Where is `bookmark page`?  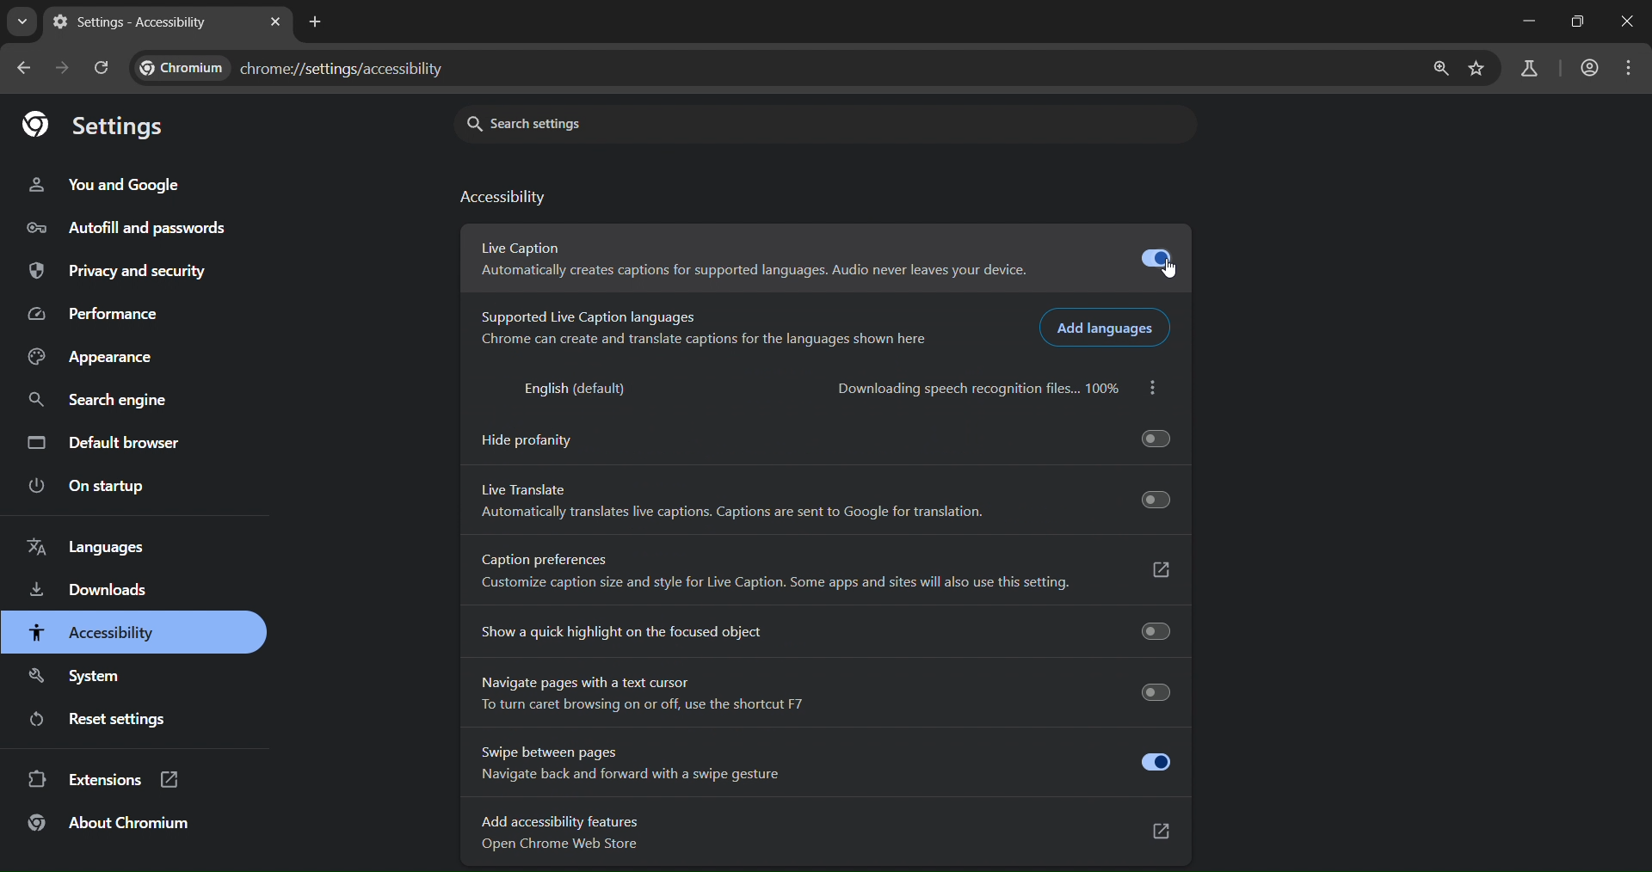
bookmark page is located at coordinates (1480, 66).